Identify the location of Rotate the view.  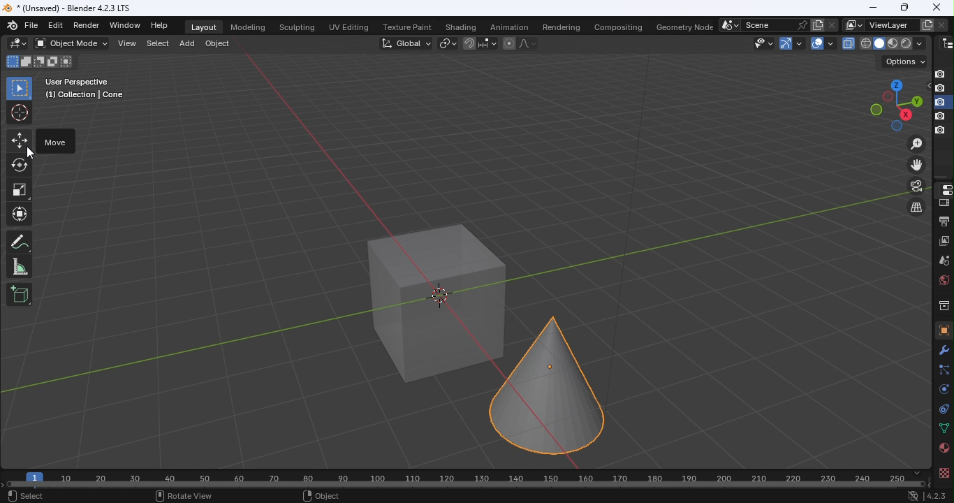
(905, 115).